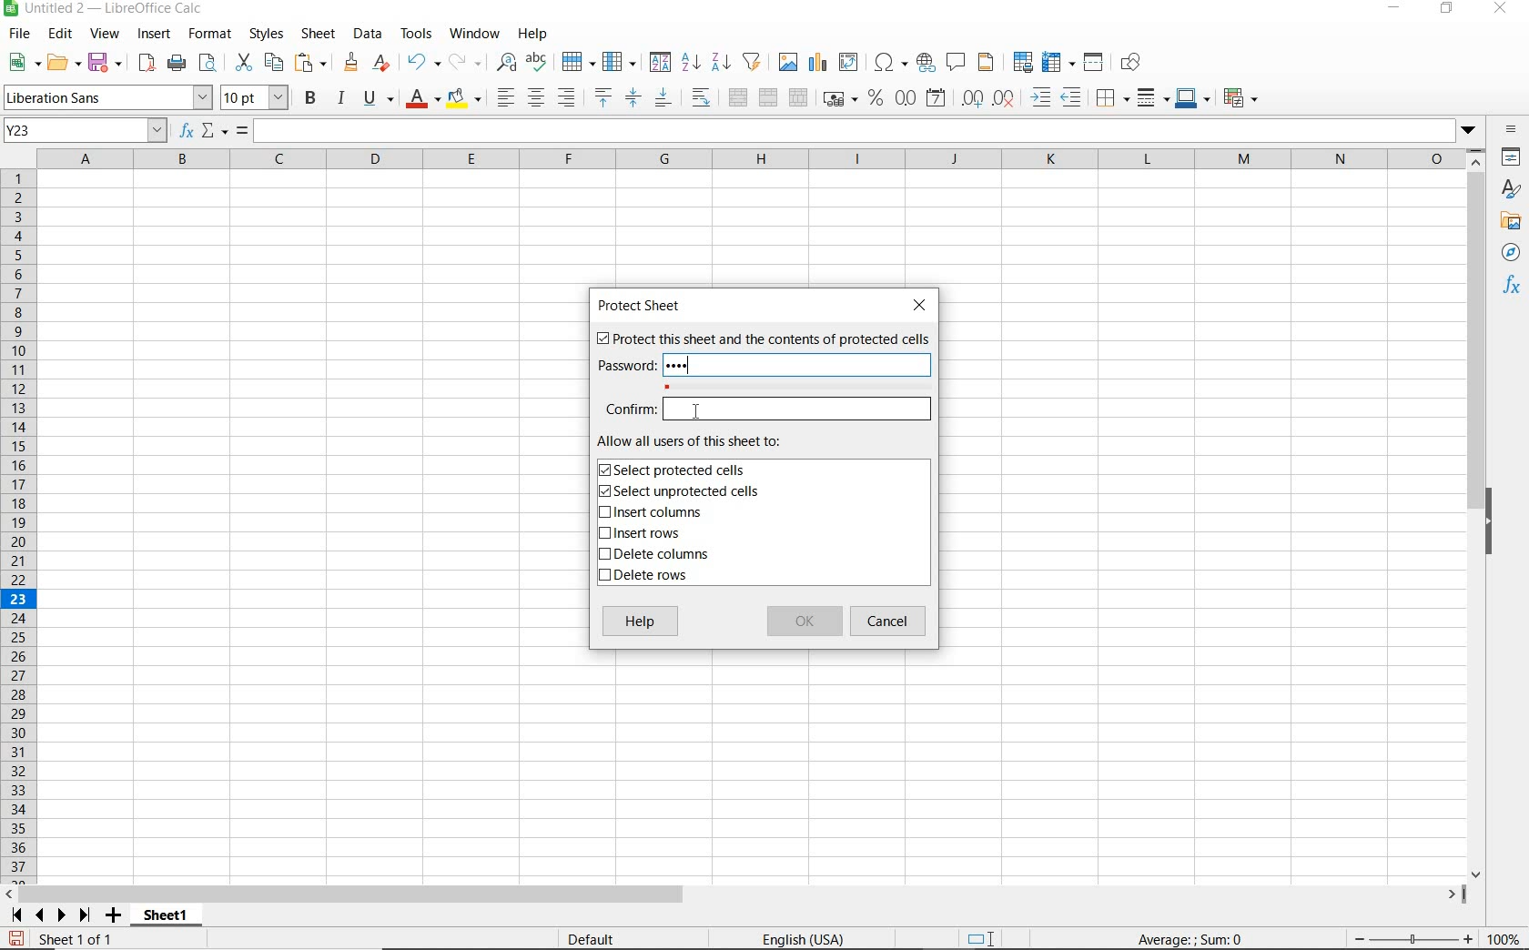  What do you see at coordinates (1023, 63) in the screenshot?
I see `DEFINE PRINT AREA` at bounding box center [1023, 63].